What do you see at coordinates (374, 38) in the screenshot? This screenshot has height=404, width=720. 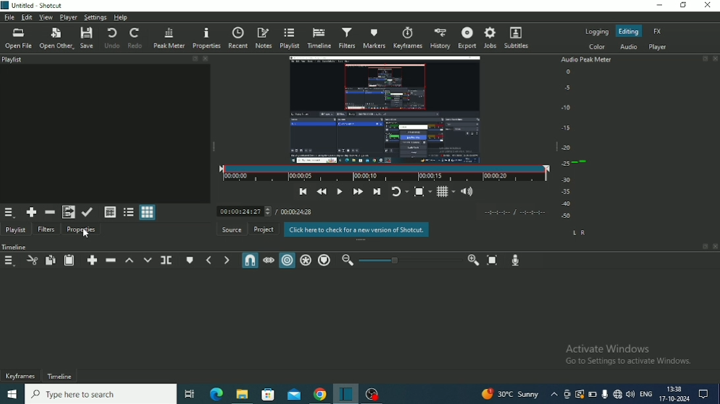 I see `Markers` at bounding box center [374, 38].